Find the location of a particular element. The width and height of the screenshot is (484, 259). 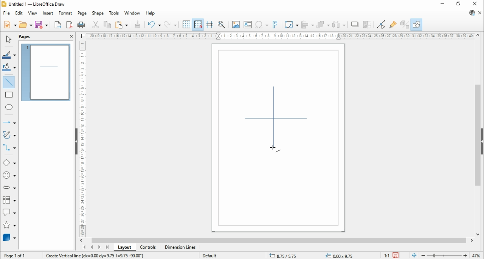

undo is located at coordinates (154, 24).